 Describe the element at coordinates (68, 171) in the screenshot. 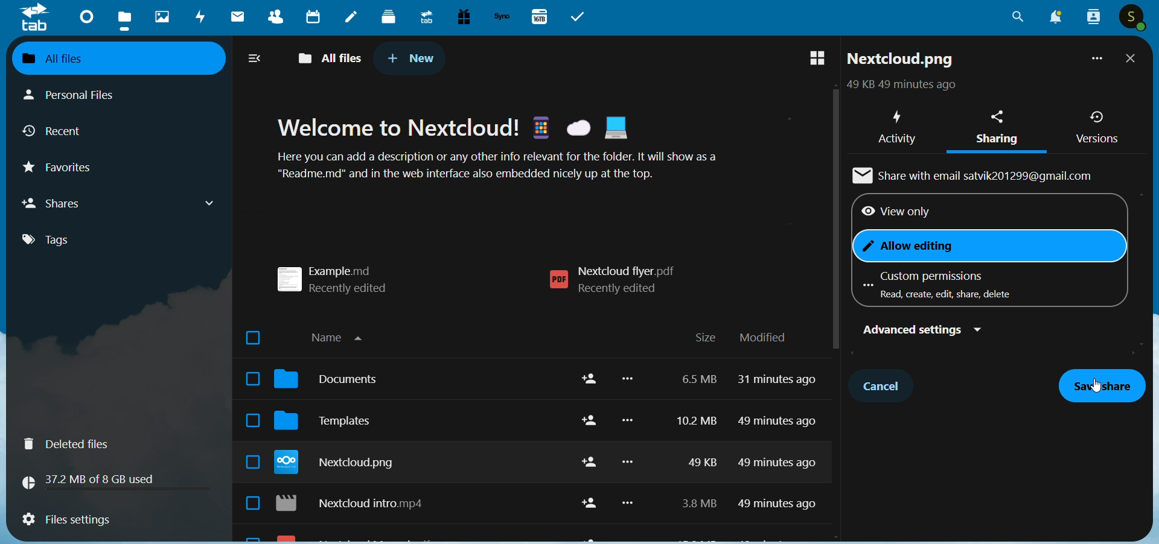

I see `favorites` at that location.